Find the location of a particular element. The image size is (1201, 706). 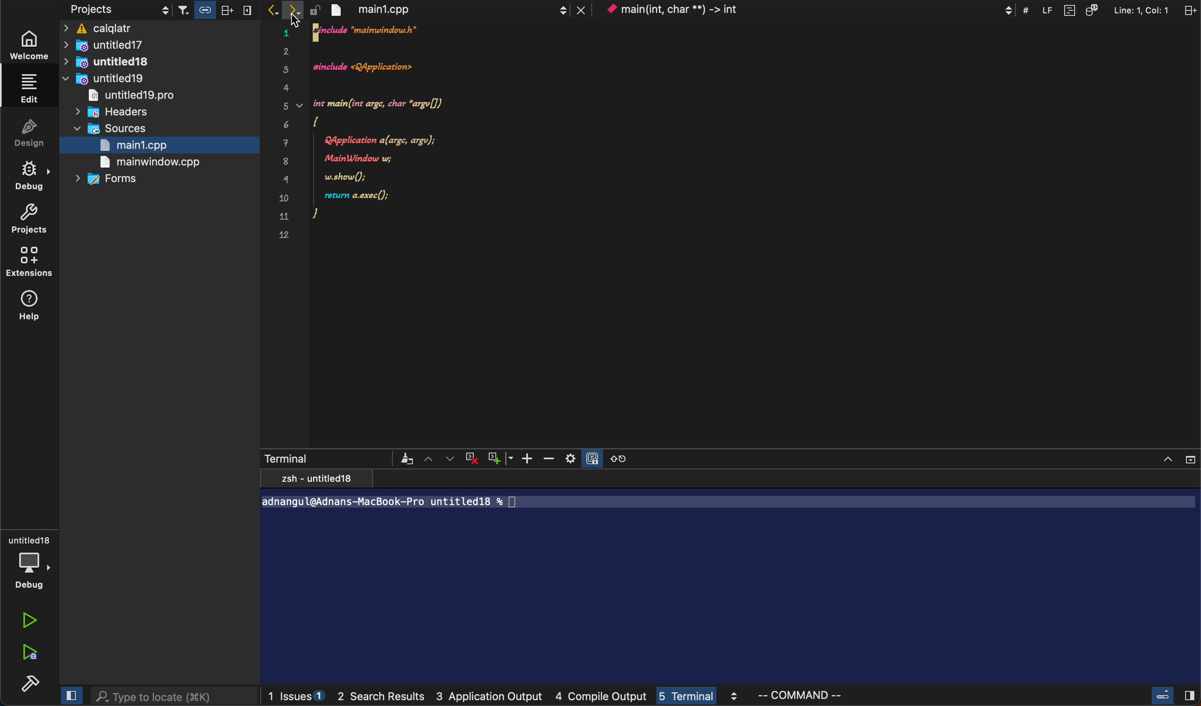

Add Terminal is located at coordinates (494, 459).